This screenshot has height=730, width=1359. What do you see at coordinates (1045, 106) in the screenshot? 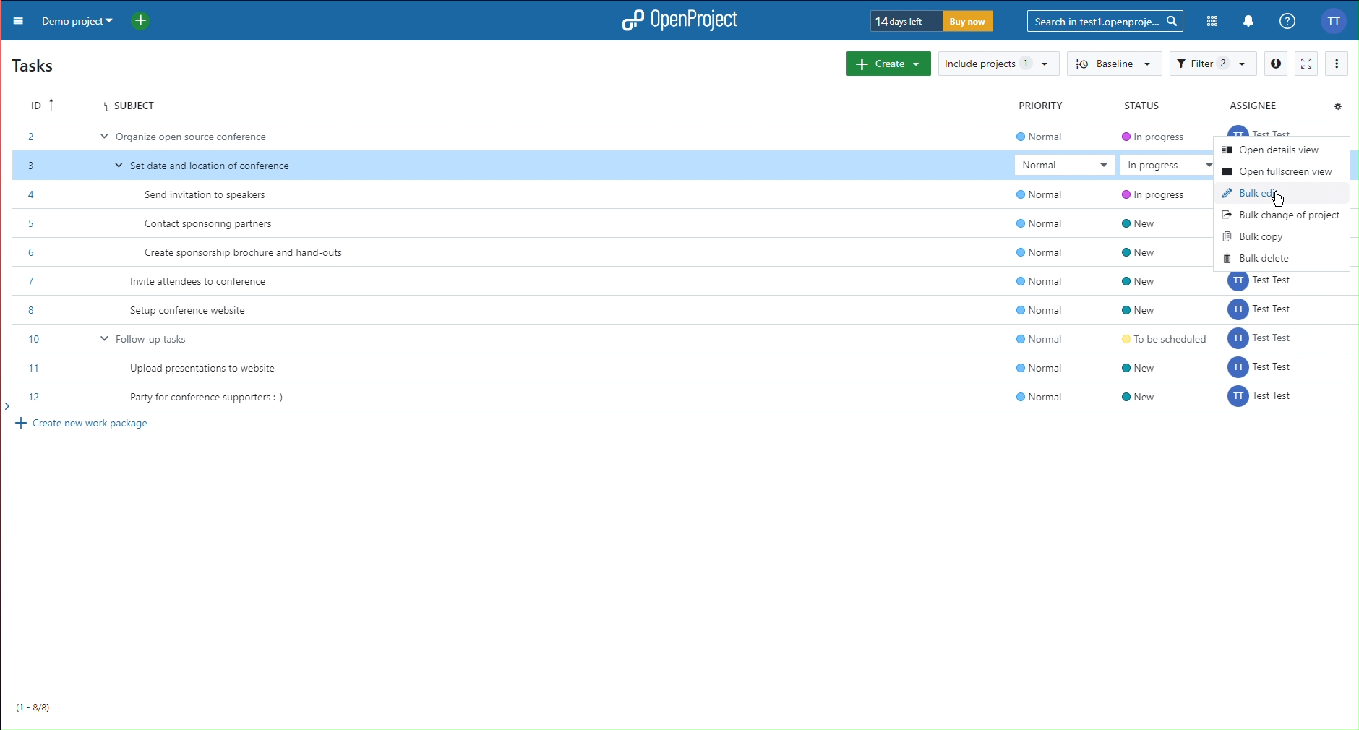
I see `Priority` at bounding box center [1045, 106].